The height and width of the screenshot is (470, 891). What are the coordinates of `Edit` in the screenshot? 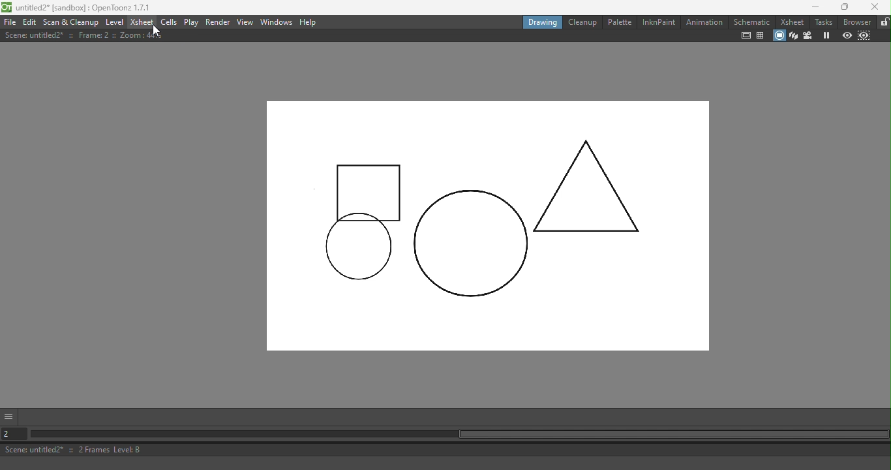 It's located at (29, 22).